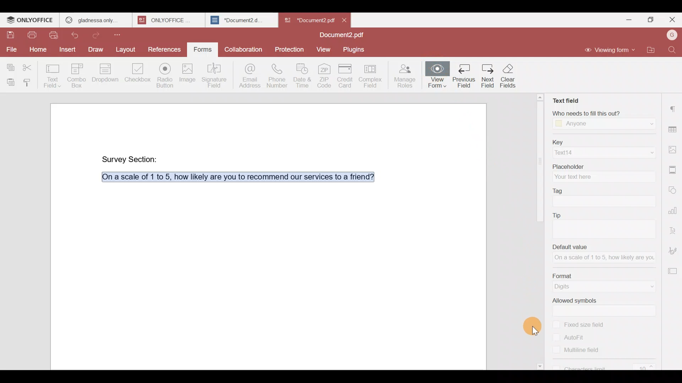  Describe the element at coordinates (607, 113) in the screenshot. I see `‘Who needs to fill this out?` at that location.